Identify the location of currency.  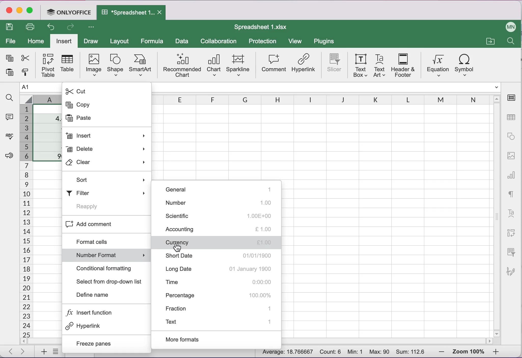
(217, 242).